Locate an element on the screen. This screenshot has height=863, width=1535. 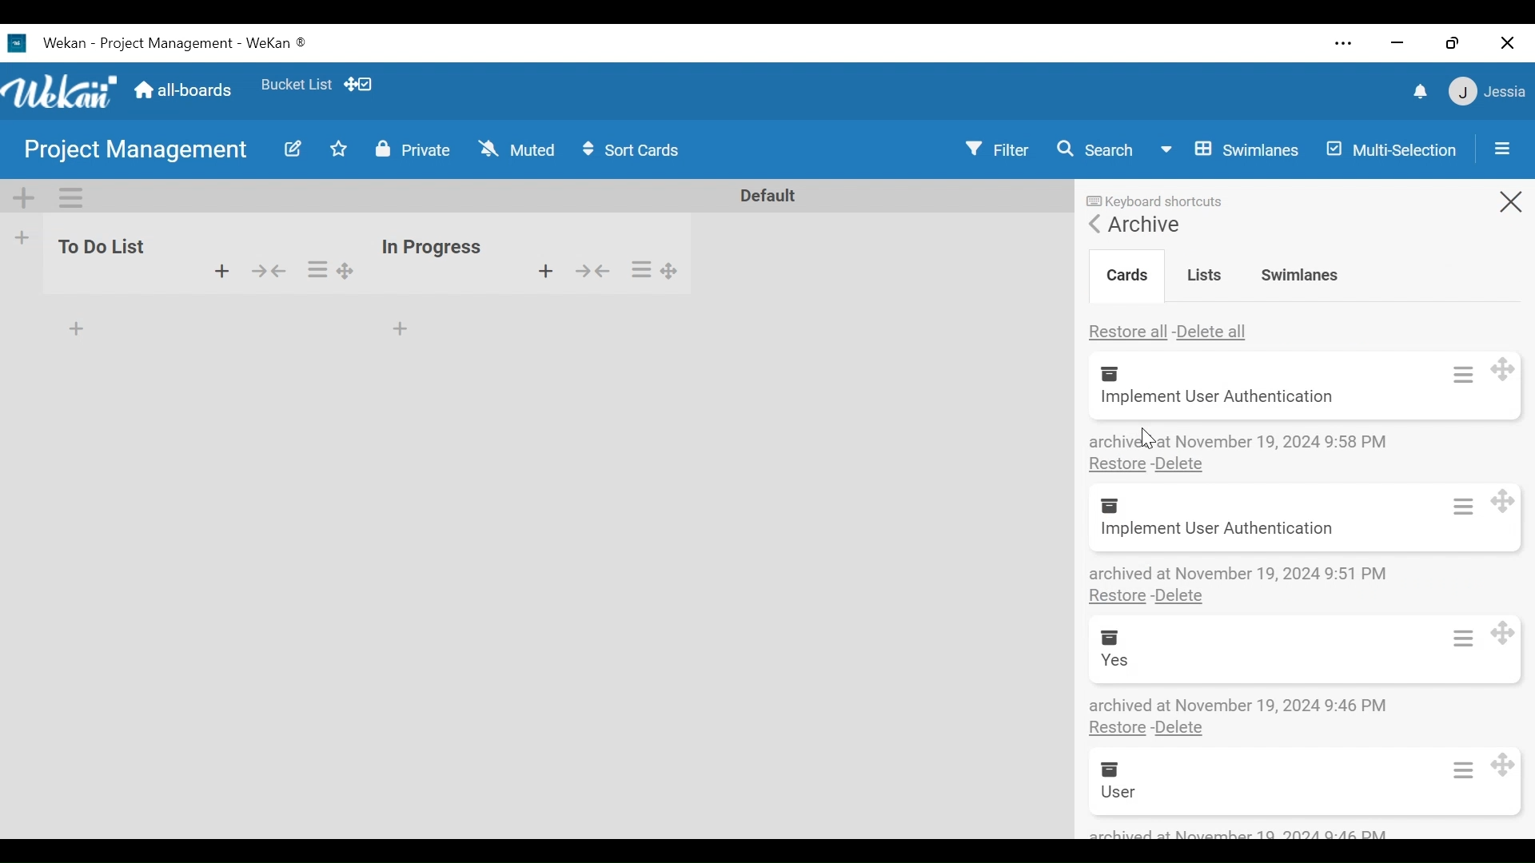
Home (all-boars is located at coordinates (186, 91).